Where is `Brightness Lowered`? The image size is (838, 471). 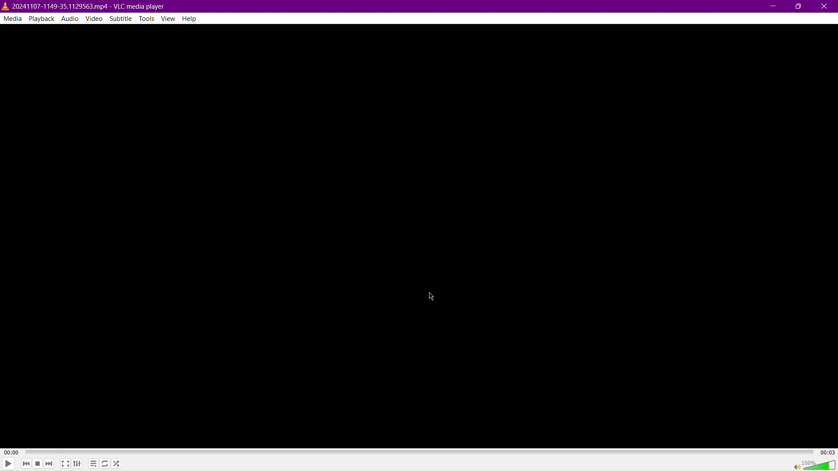 Brightness Lowered is located at coordinates (420, 233).